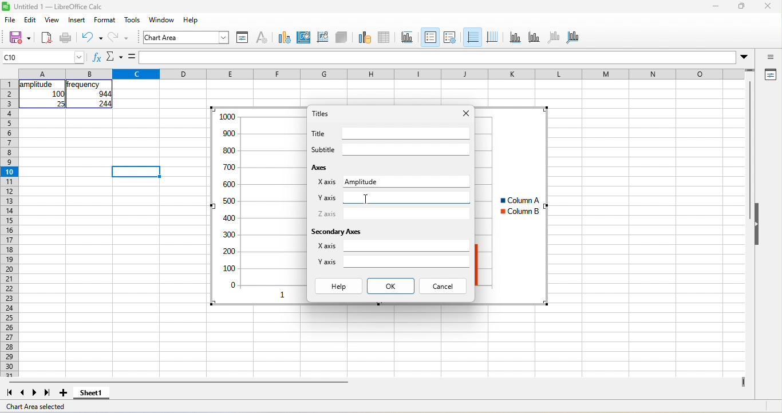 This screenshot has width=782, height=413. What do you see at coordinates (381, 74) in the screenshot?
I see `column headings` at bounding box center [381, 74].